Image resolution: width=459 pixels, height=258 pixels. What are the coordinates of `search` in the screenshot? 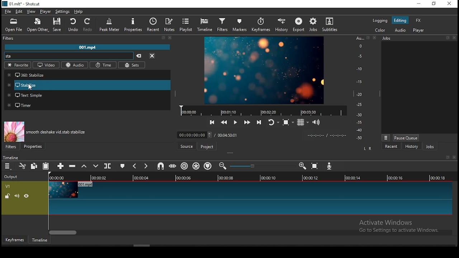 It's located at (68, 56).